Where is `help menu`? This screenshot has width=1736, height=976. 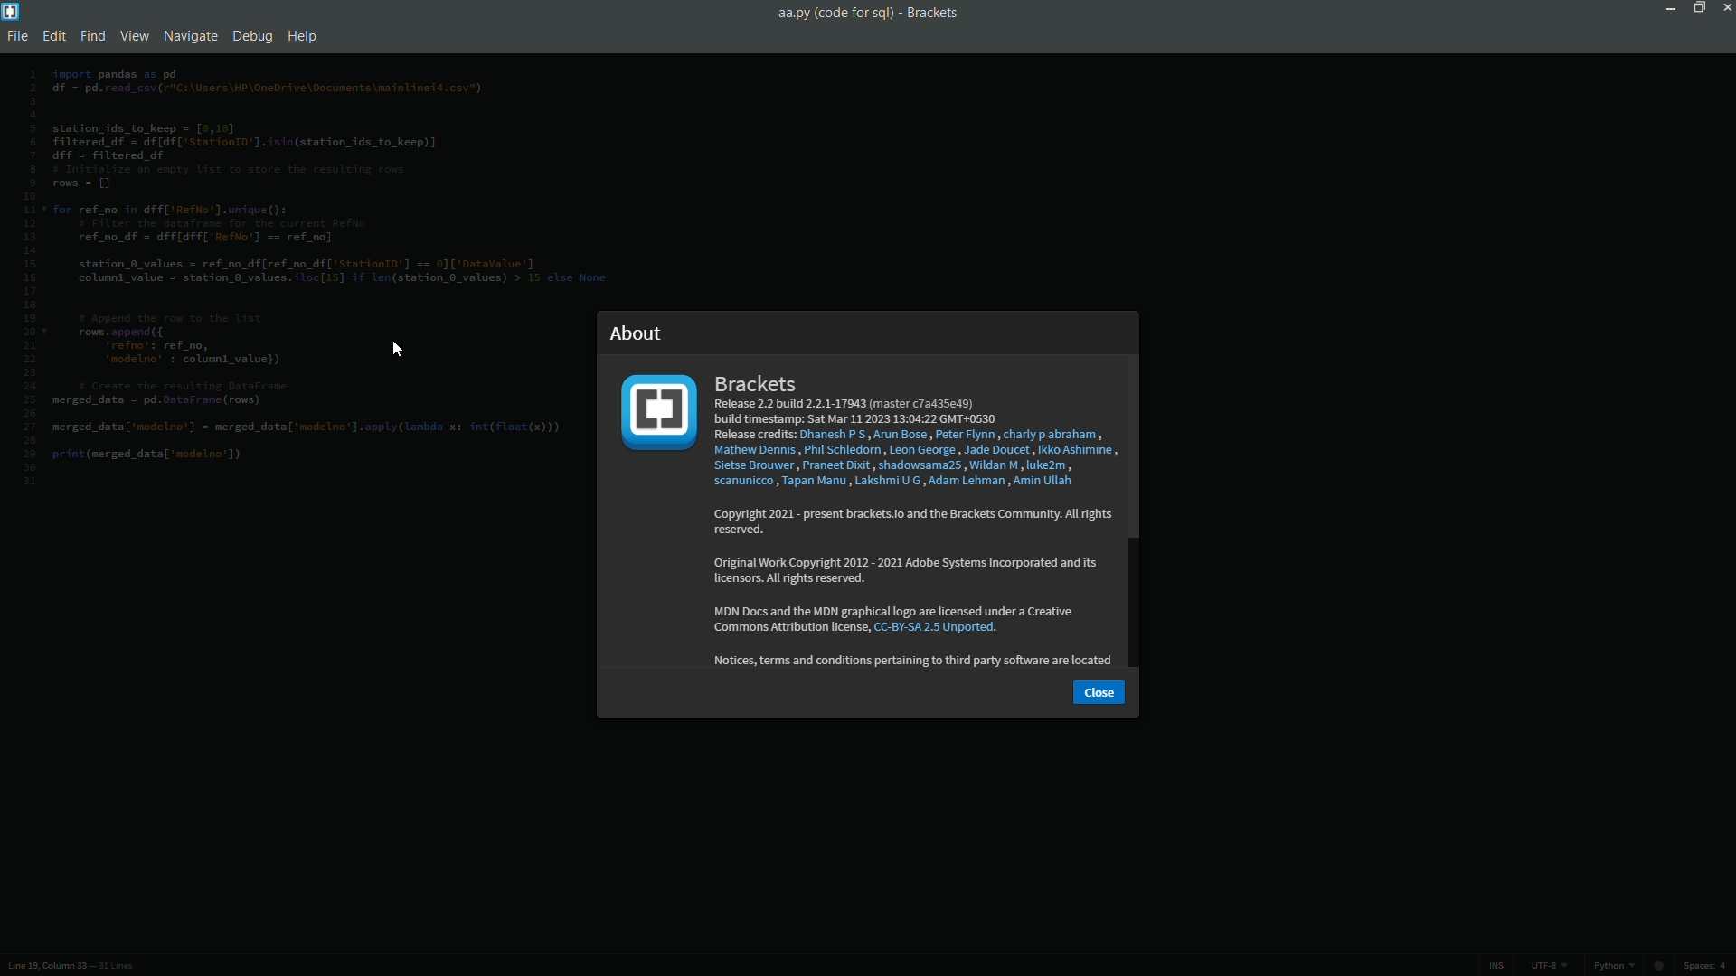
help menu is located at coordinates (301, 37).